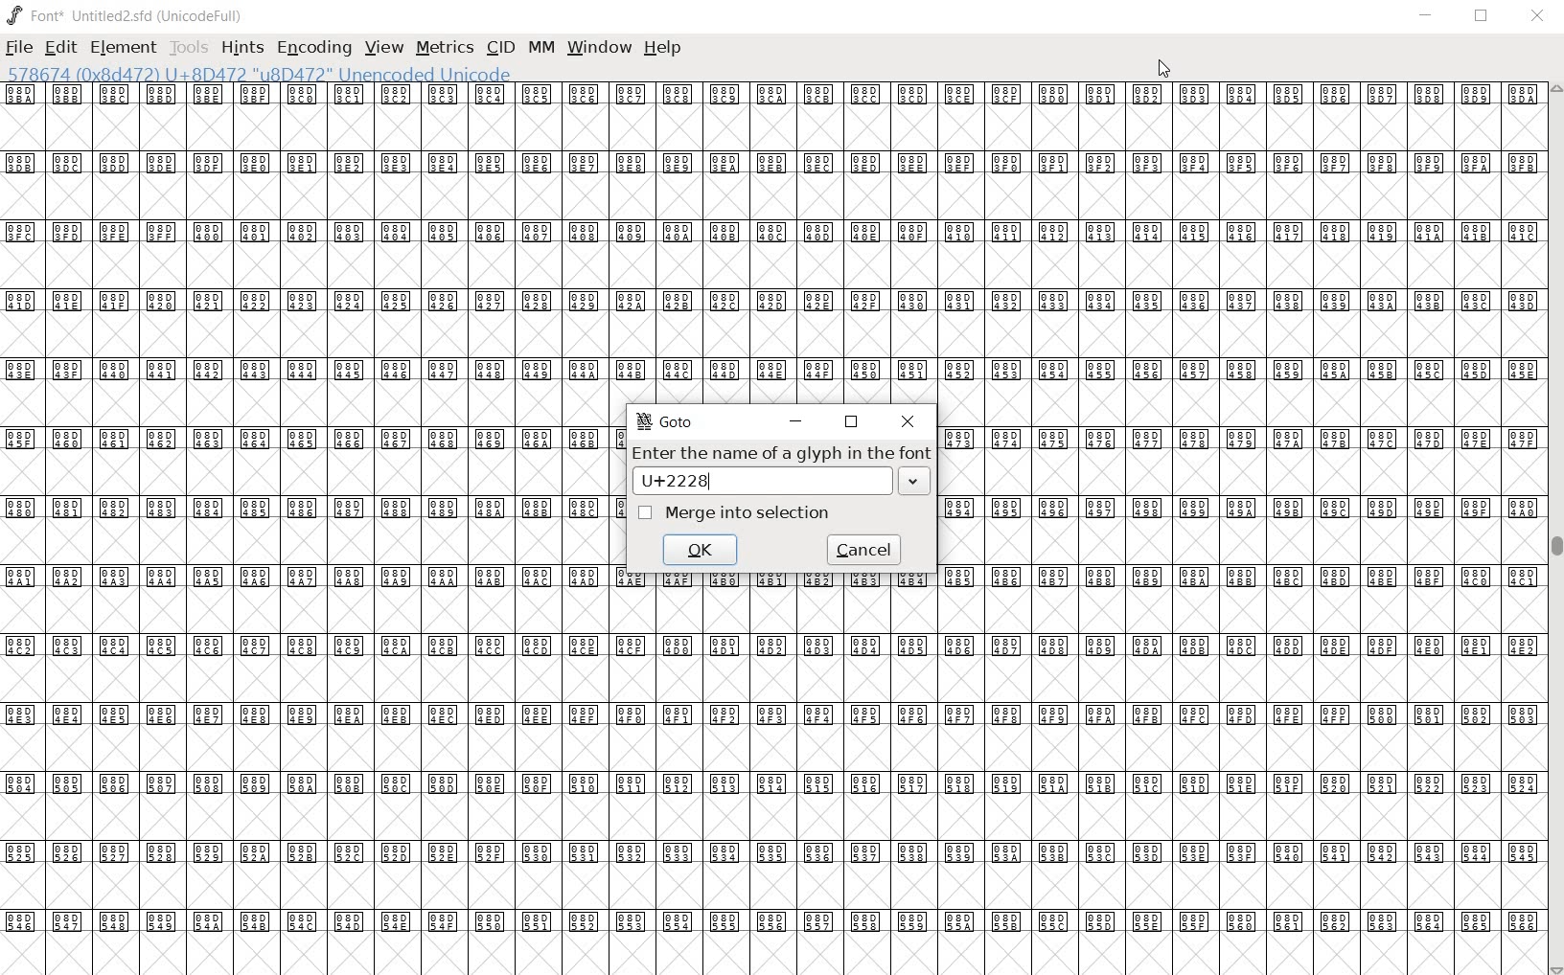 Image resolution: width=1564 pixels, height=975 pixels. What do you see at coordinates (498, 47) in the screenshot?
I see `cid` at bounding box center [498, 47].